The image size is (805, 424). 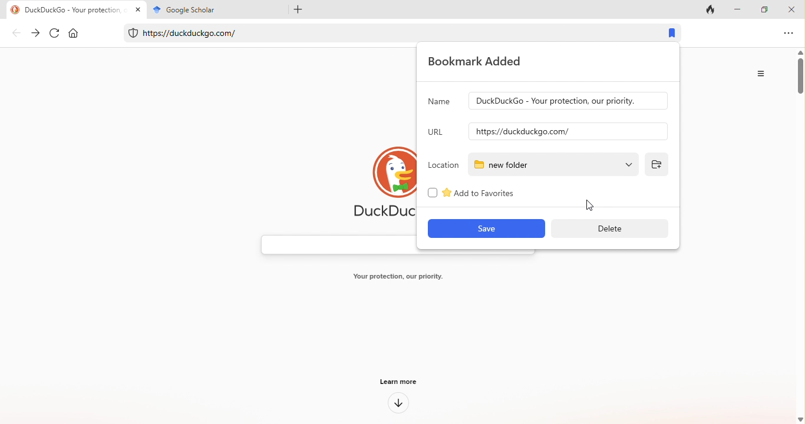 I want to click on text, so click(x=393, y=277).